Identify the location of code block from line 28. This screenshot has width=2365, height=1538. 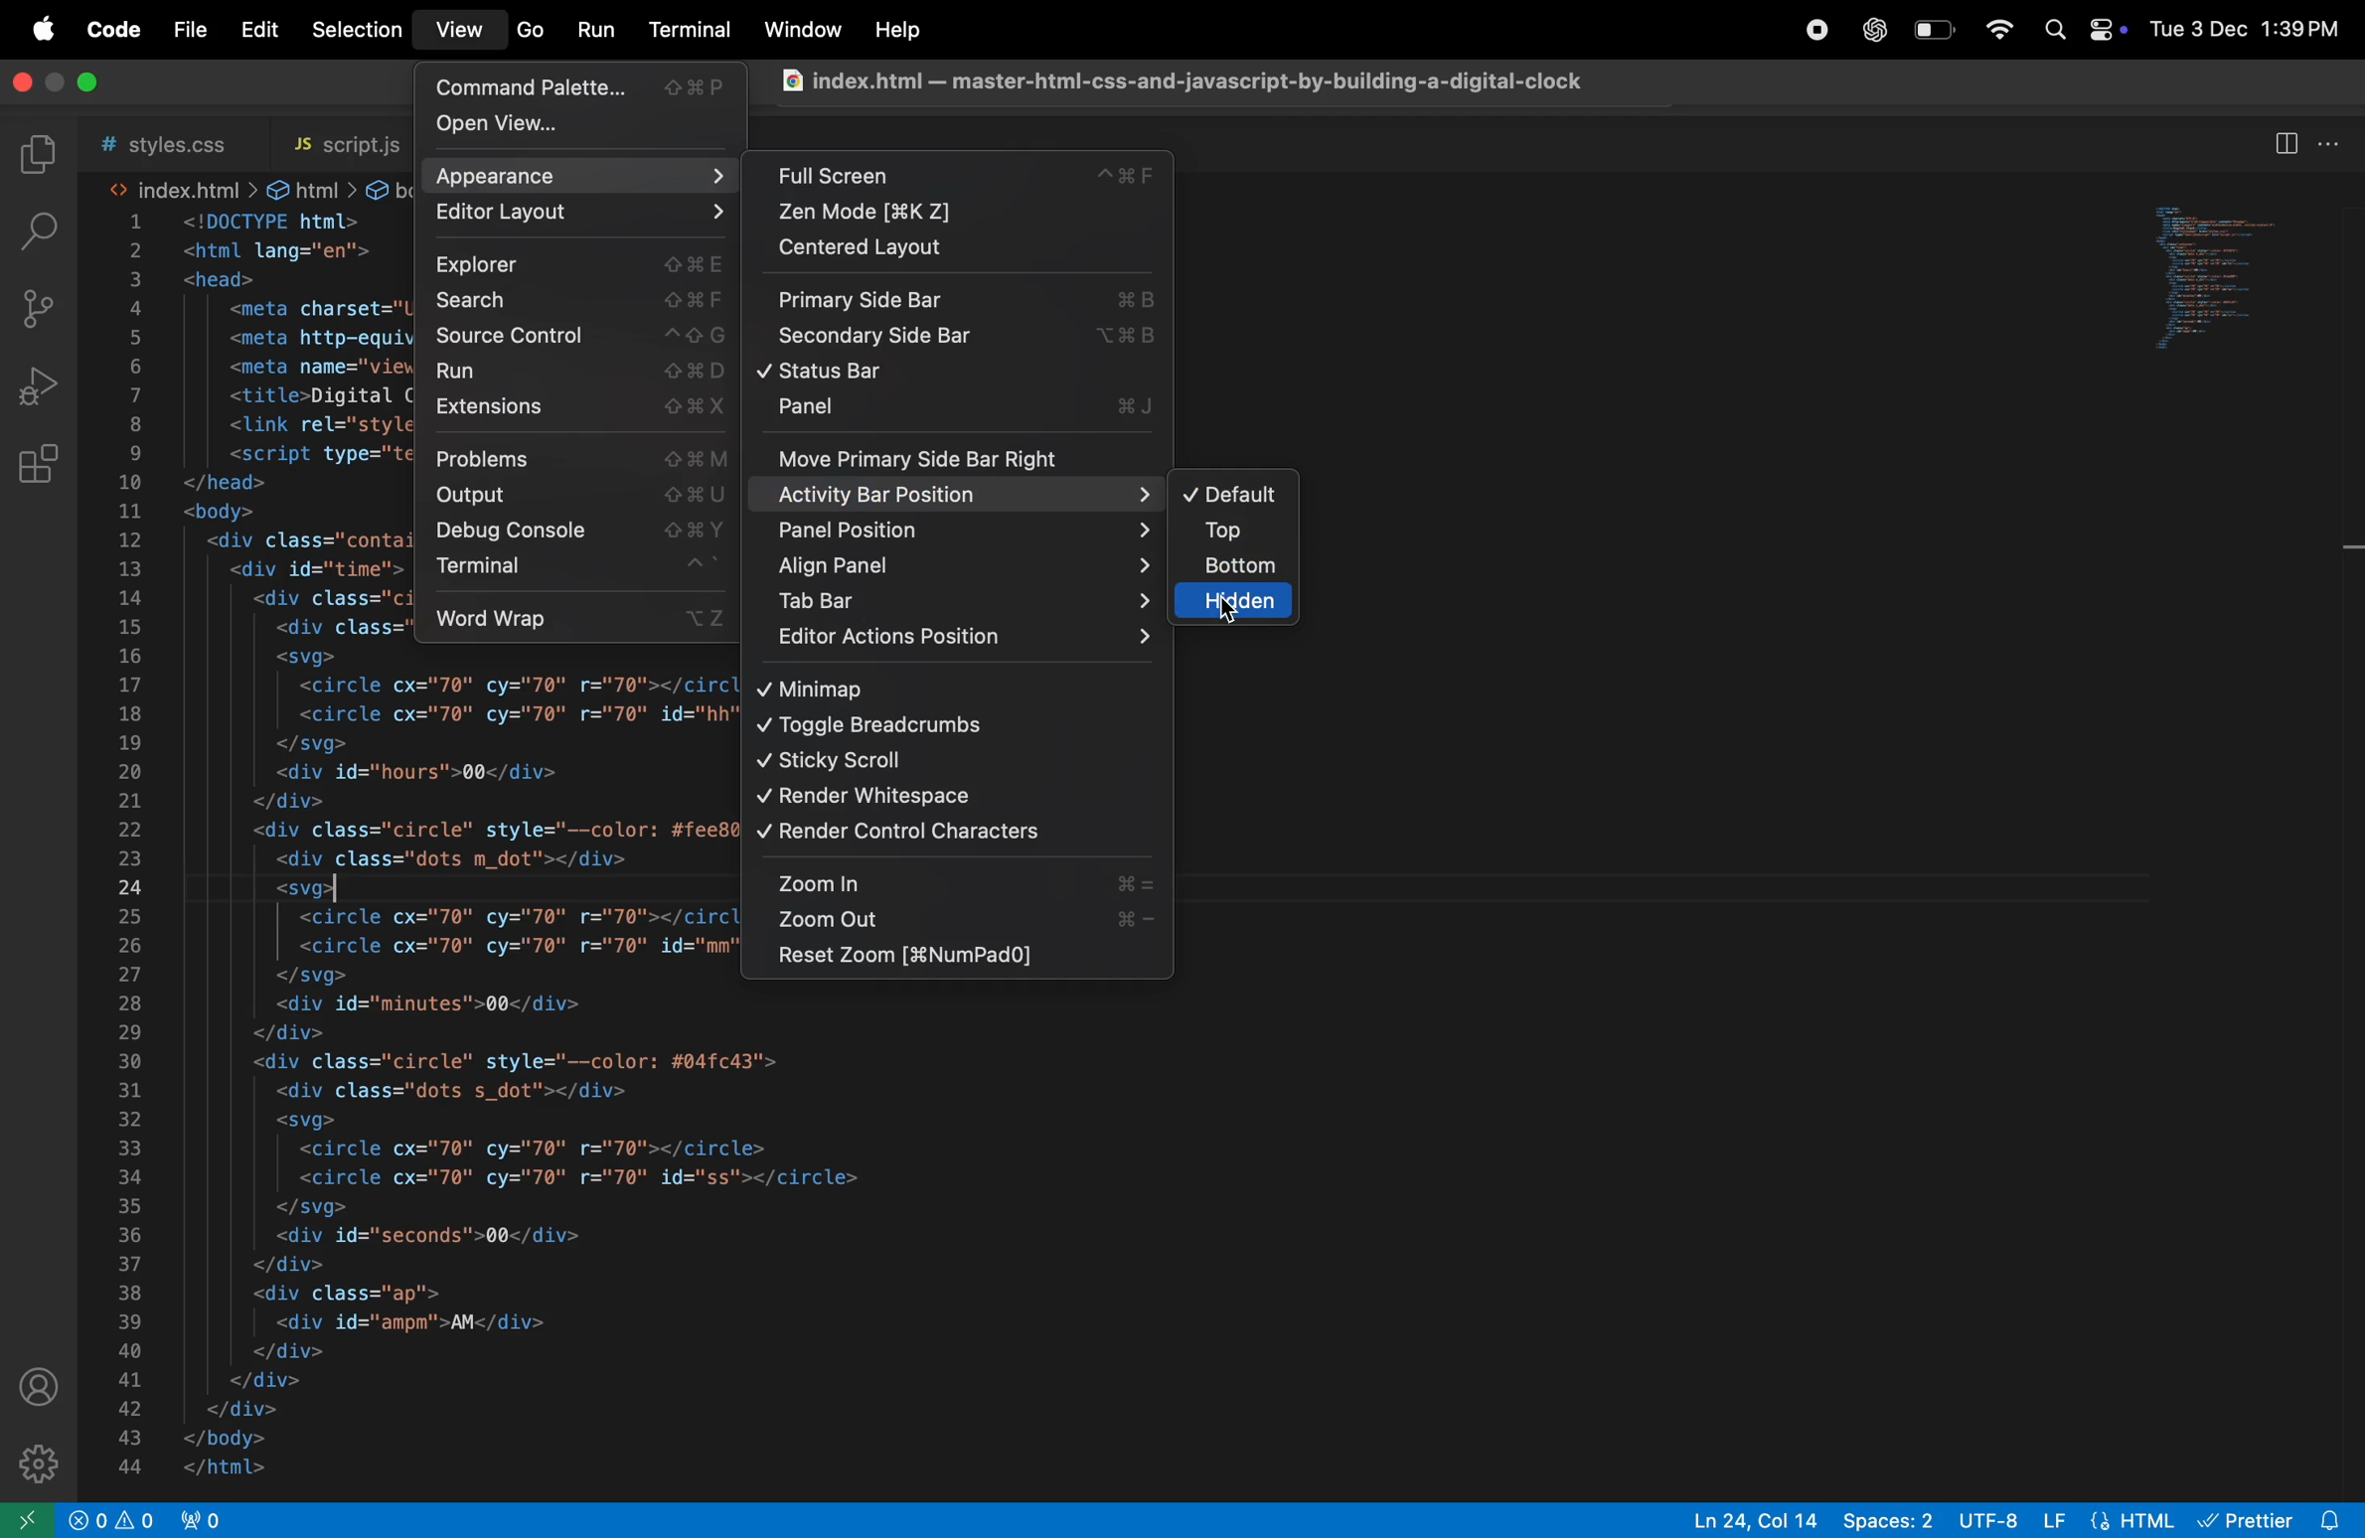
(975, 1245).